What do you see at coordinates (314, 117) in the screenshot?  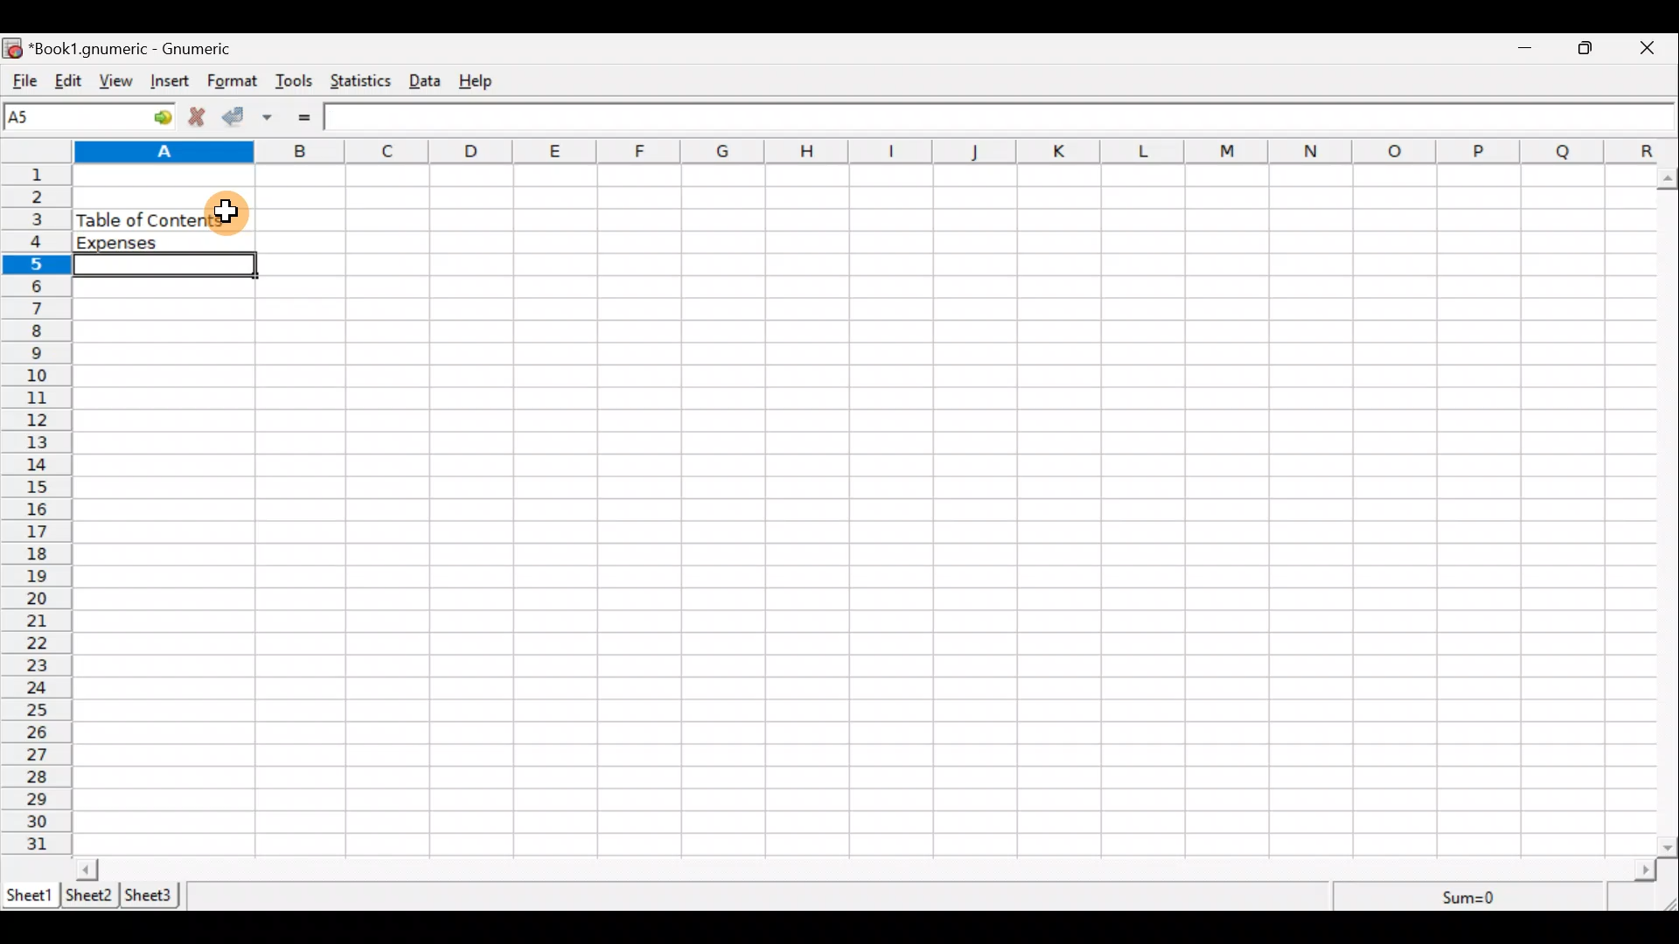 I see `Enter formula` at bounding box center [314, 117].